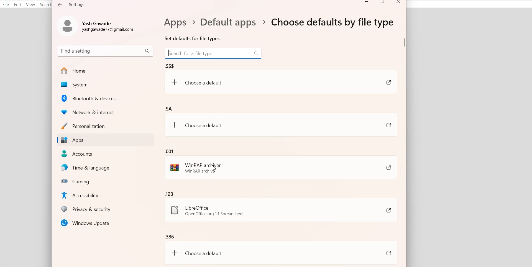 Image resolution: width=532 pixels, height=267 pixels. I want to click on Personalization, so click(105, 126).